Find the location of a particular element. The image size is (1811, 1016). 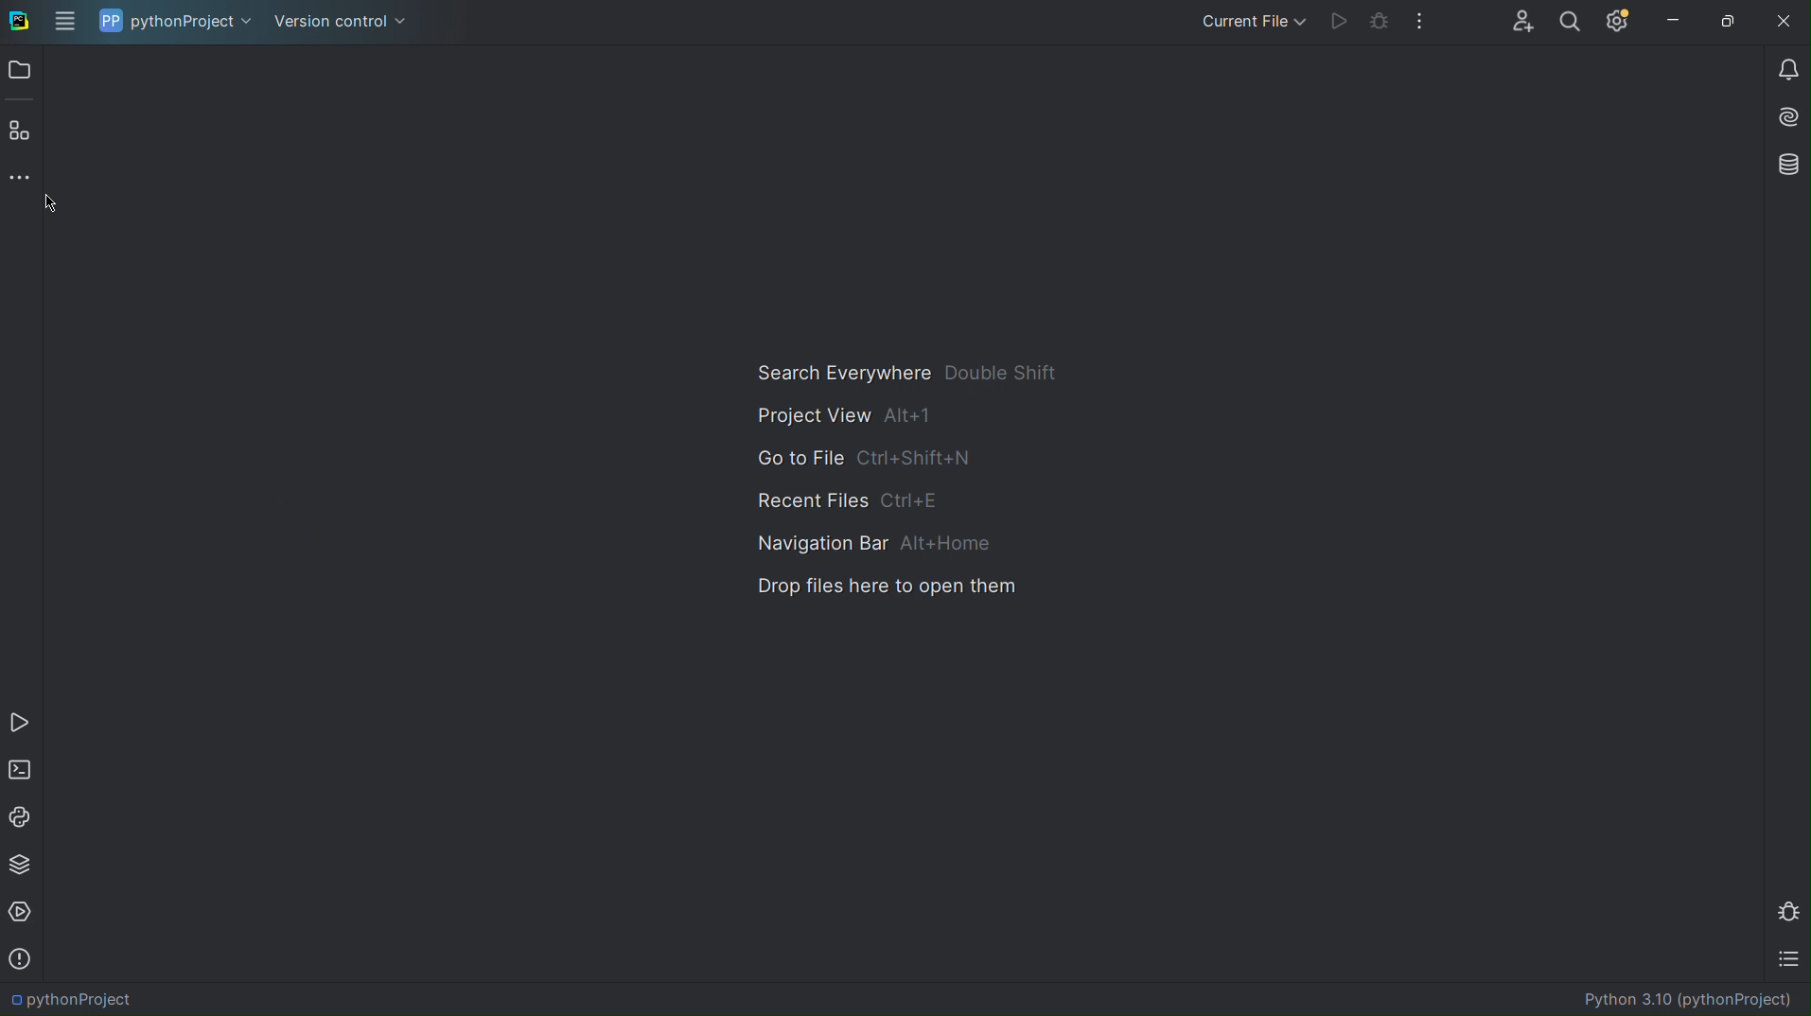

Document title is located at coordinates (1669, 1001).